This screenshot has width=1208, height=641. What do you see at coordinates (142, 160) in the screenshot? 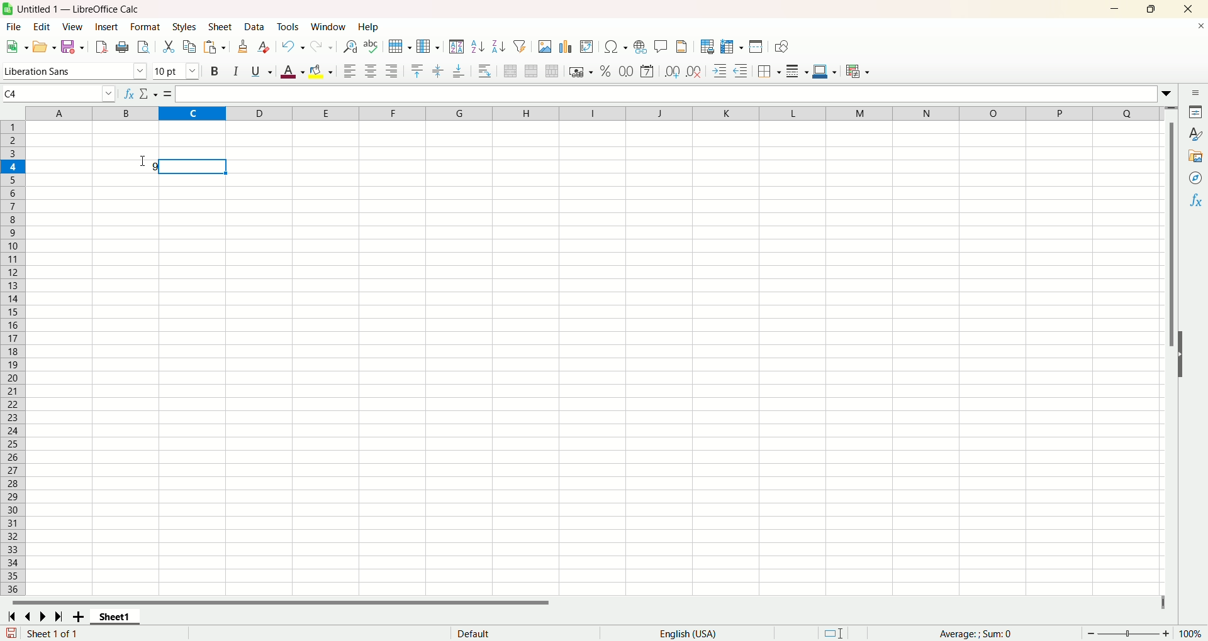
I see `cursor` at bounding box center [142, 160].